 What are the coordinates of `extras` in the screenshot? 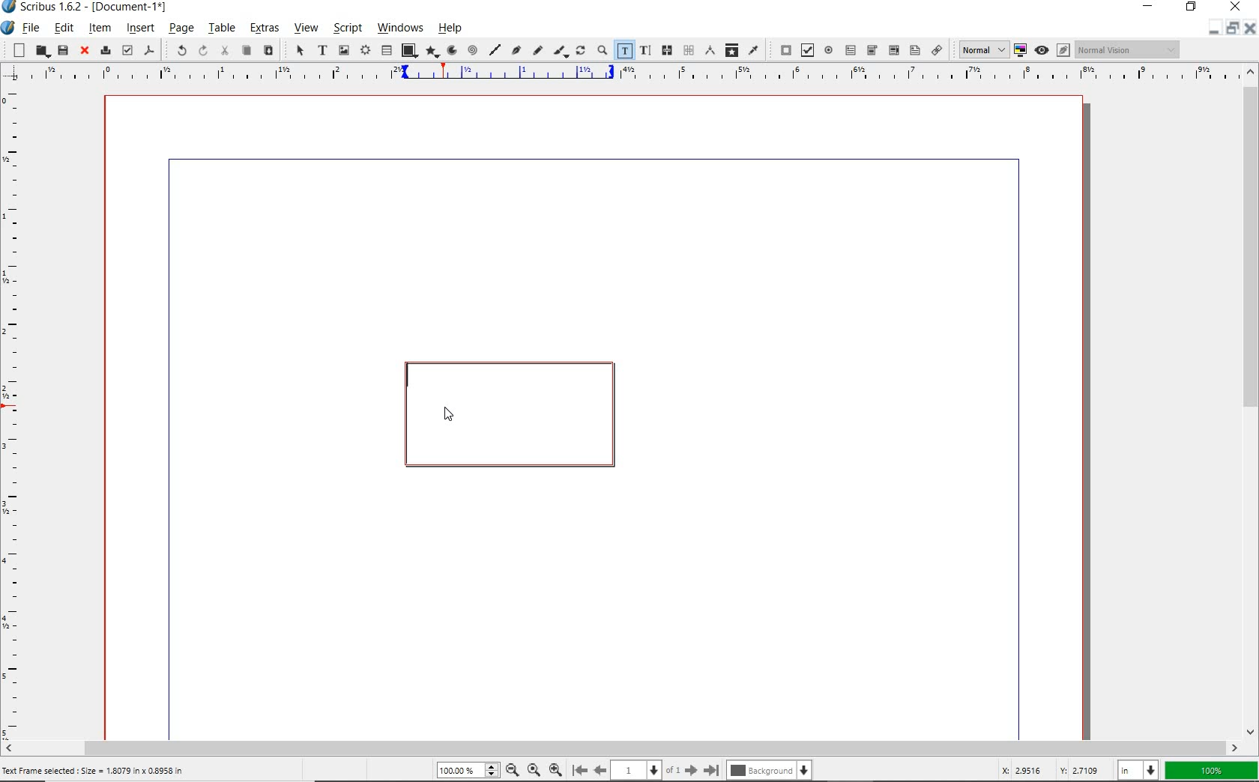 It's located at (266, 29).